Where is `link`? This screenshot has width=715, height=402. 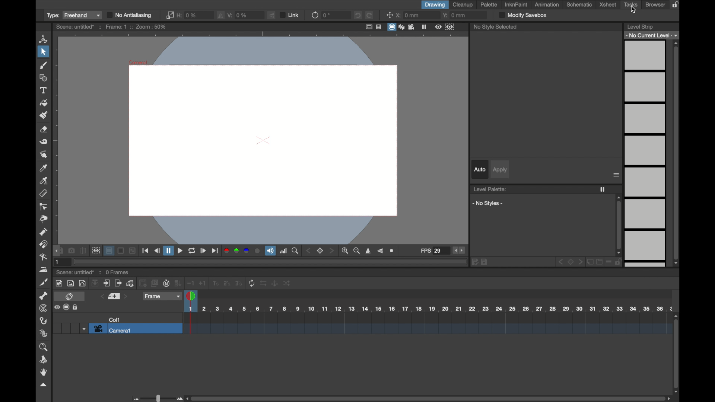
link is located at coordinates (170, 15).